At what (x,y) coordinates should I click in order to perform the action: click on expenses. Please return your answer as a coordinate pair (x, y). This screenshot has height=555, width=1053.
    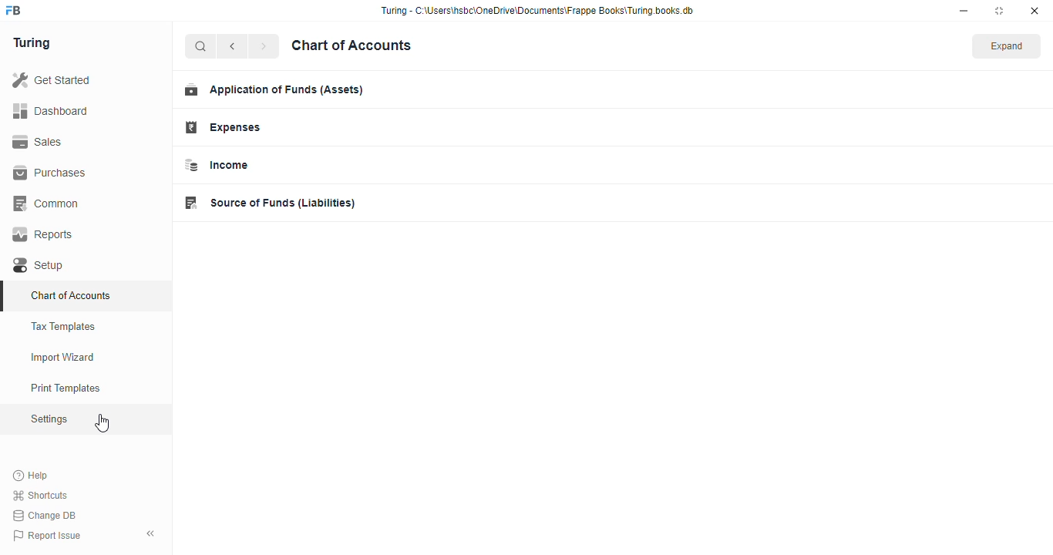
    Looking at the image, I should click on (224, 127).